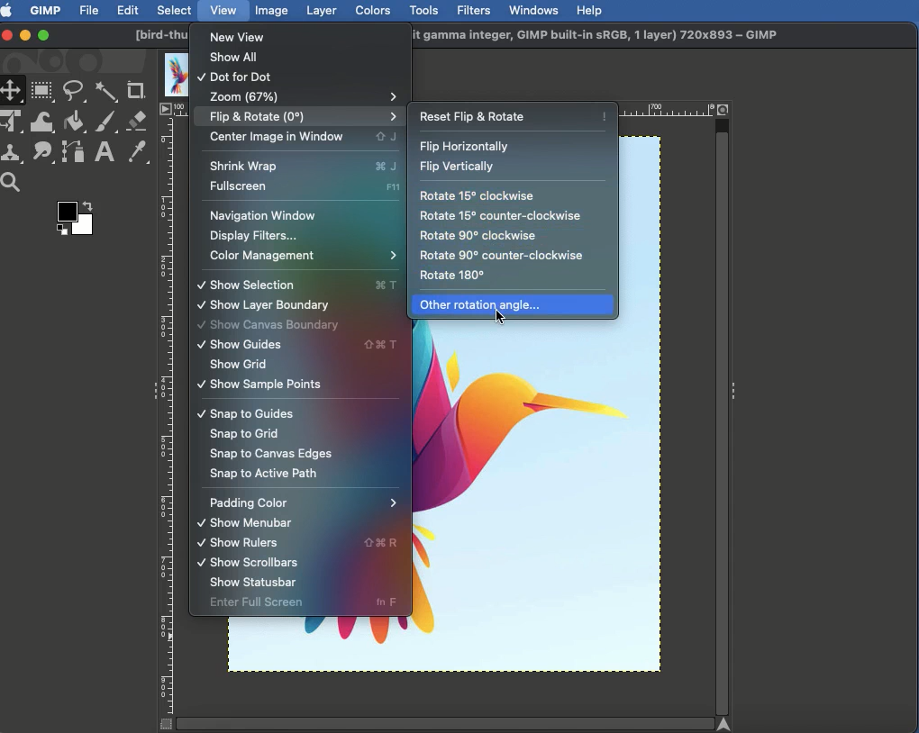 This screenshot has width=919, height=733. What do you see at coordinates (239, 365) in the screenshot?
I see `Show grid` at bounding box center [239, 365].